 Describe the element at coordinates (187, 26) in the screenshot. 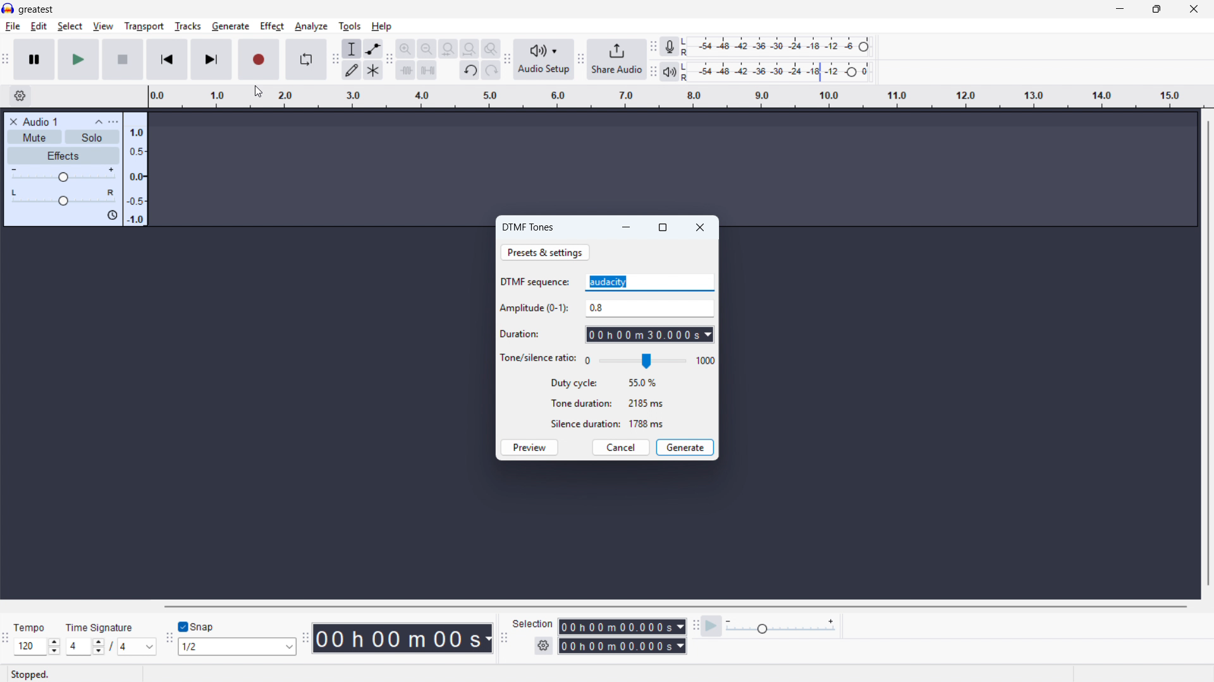

I see `tracks` at that location.